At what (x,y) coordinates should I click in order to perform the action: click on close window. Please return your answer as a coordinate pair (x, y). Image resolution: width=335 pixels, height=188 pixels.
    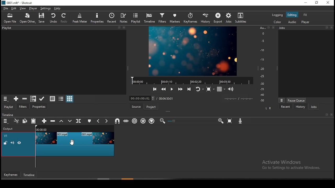
    Looking at the image, I should click on (328, 3).